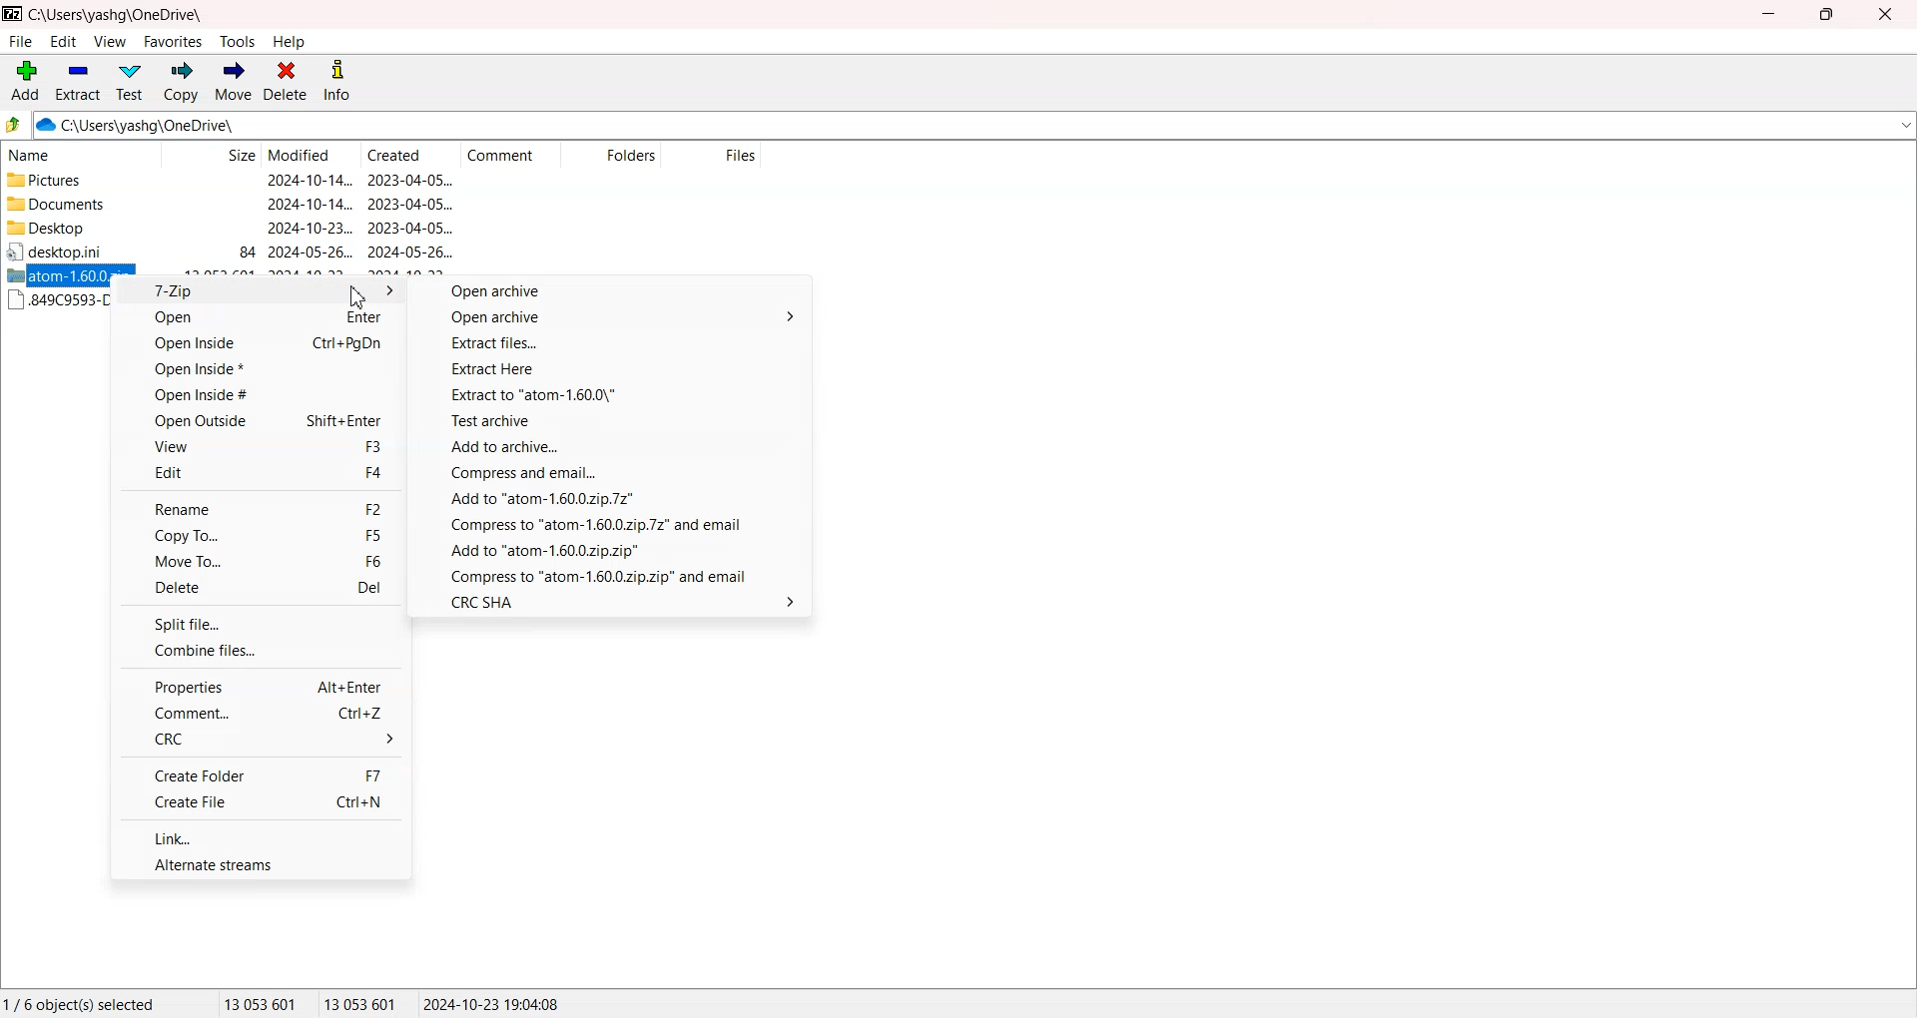 The width and height of the screenshot is (1917, 1018). What do you see at coordinates (77, 181) in the screenshot?
I see `Pictures file` at bounding box center [77, 181].